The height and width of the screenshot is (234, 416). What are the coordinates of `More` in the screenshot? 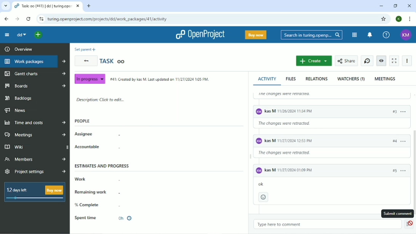 It's located at (407, 61).